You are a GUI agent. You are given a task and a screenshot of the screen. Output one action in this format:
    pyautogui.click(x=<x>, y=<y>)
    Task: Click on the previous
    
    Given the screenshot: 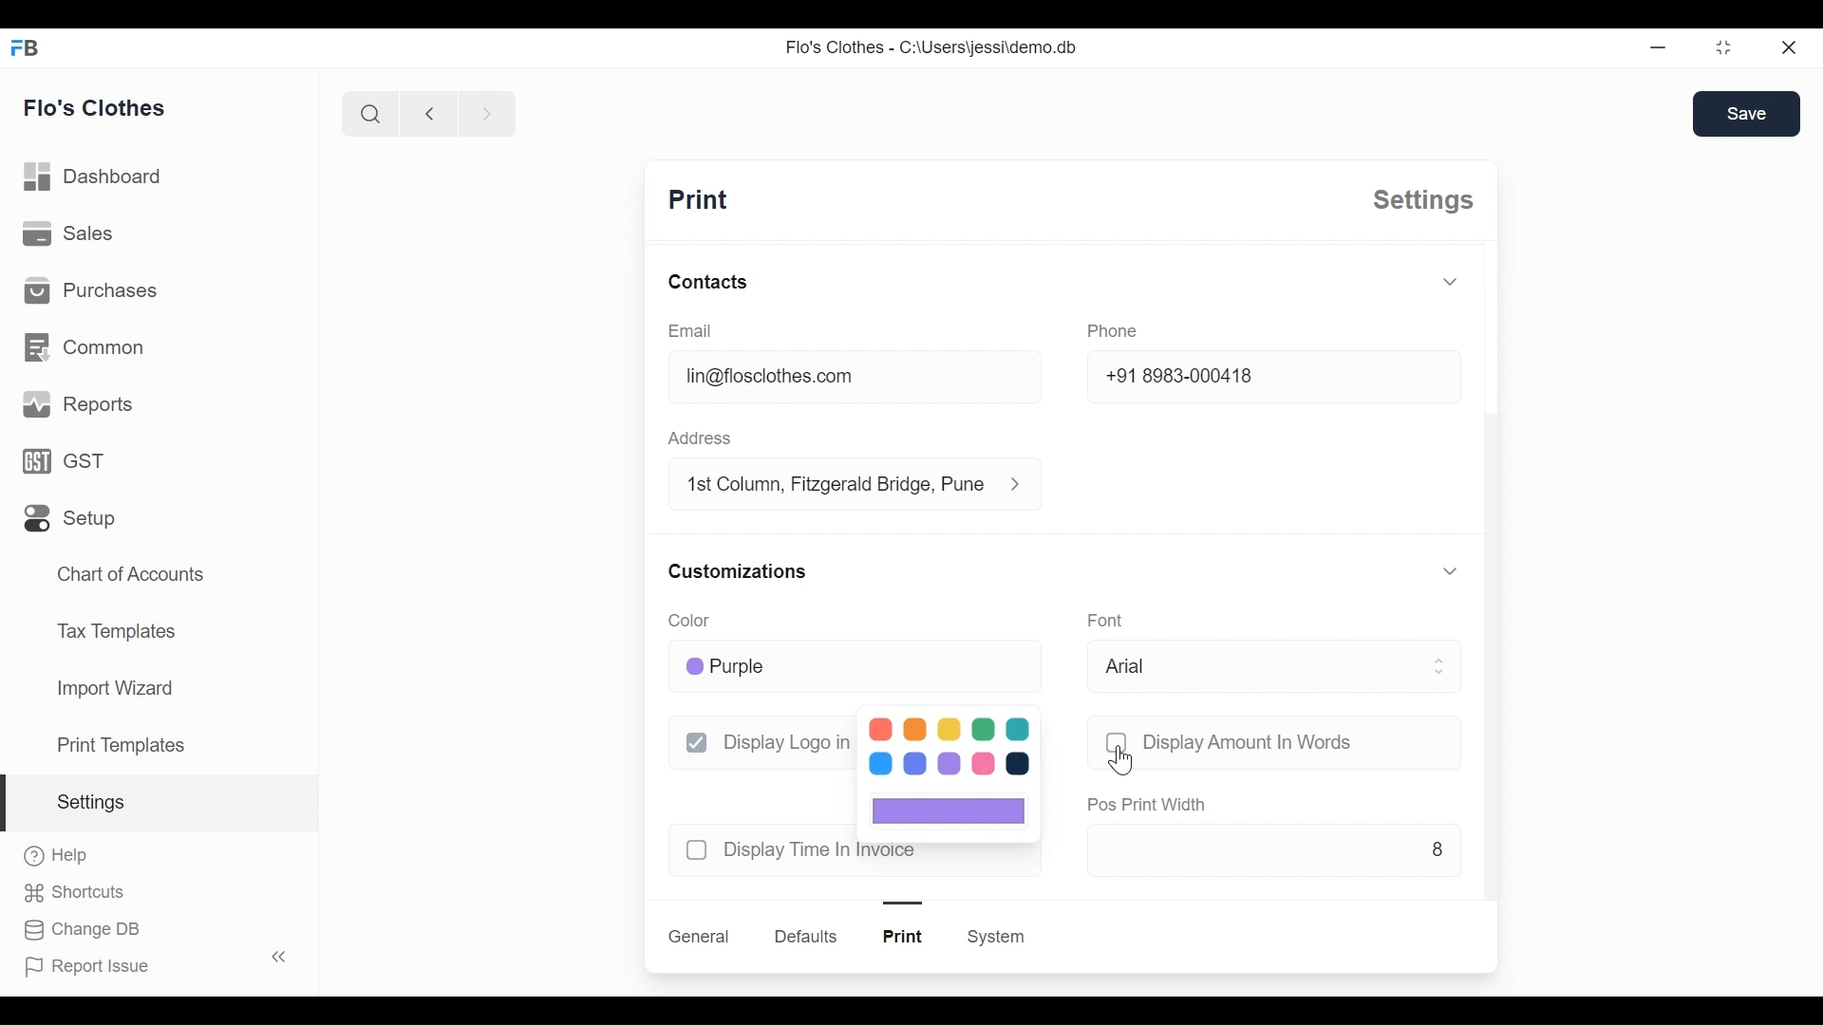 What is the action you would take?
    pyautogui.click(x=429, y=113)
    